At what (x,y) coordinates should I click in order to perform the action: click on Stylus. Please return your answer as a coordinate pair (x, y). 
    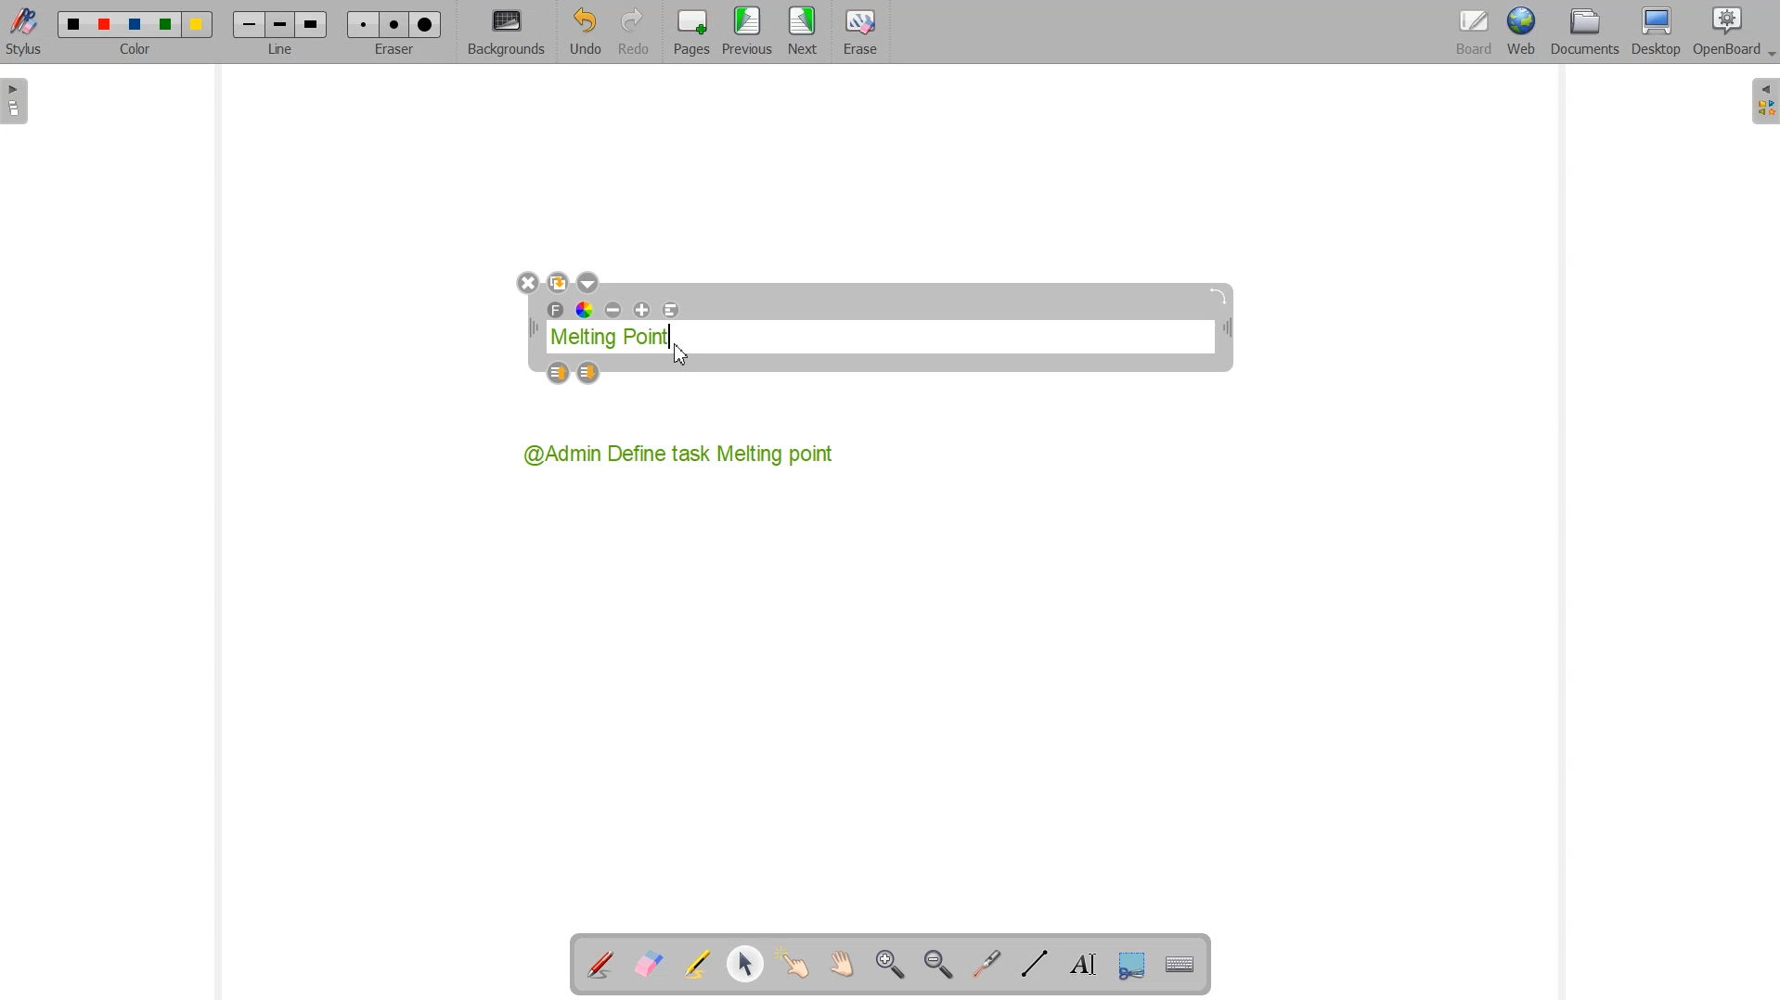
    Looking at the image, I should click on (26, 32).